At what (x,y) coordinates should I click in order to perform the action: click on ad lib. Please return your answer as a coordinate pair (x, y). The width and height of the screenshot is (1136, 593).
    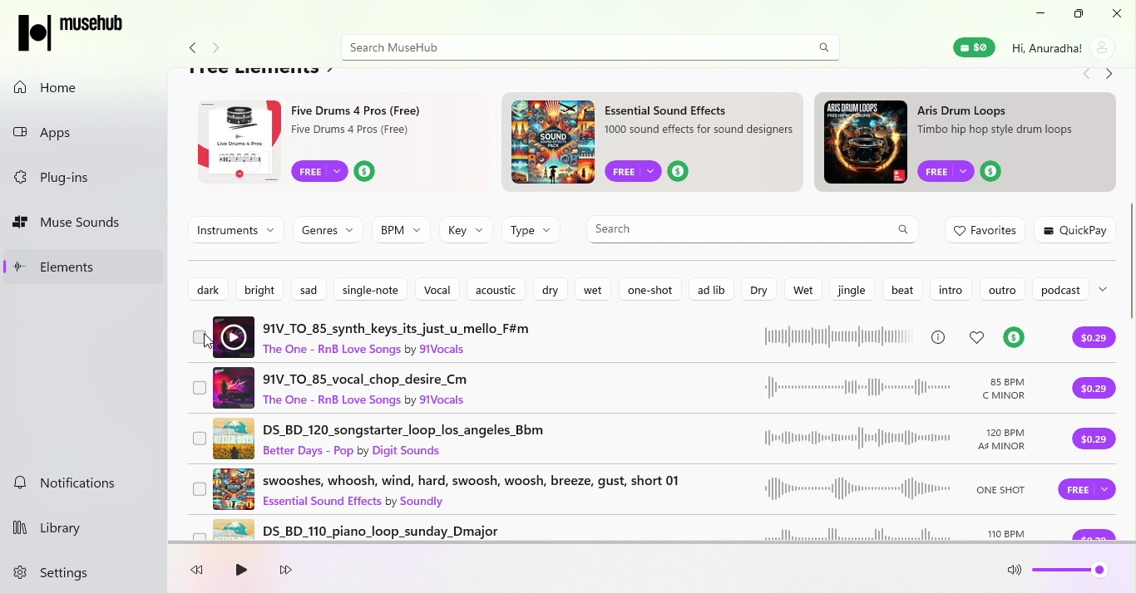
    Looking at the image, I should click on (709, 288).